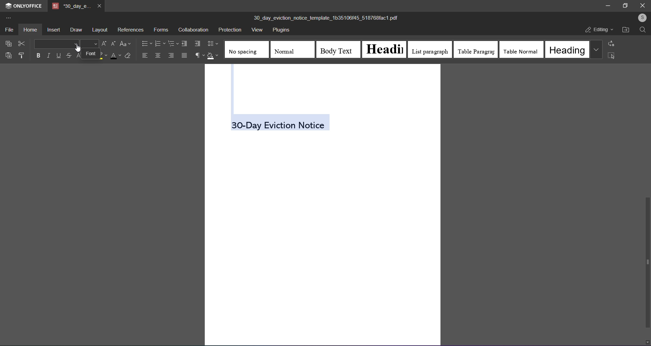 The image size is (651, 346). Describe the element at coordinates (599, 30) in the screenshot. I see `editing` at that location.